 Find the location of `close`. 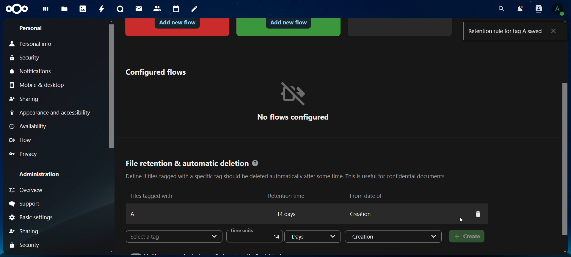

close is located at coordinates (553, 30).